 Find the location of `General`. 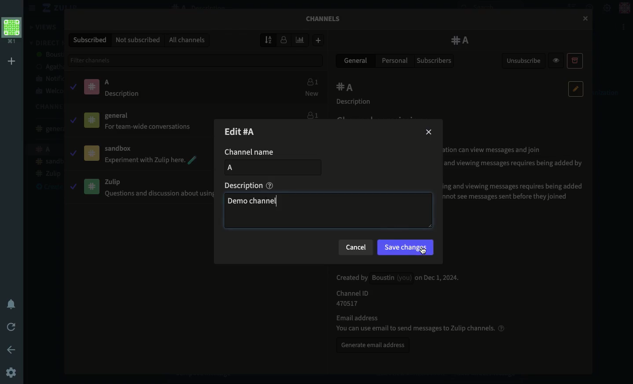

General is located at coordinates (139, 123).